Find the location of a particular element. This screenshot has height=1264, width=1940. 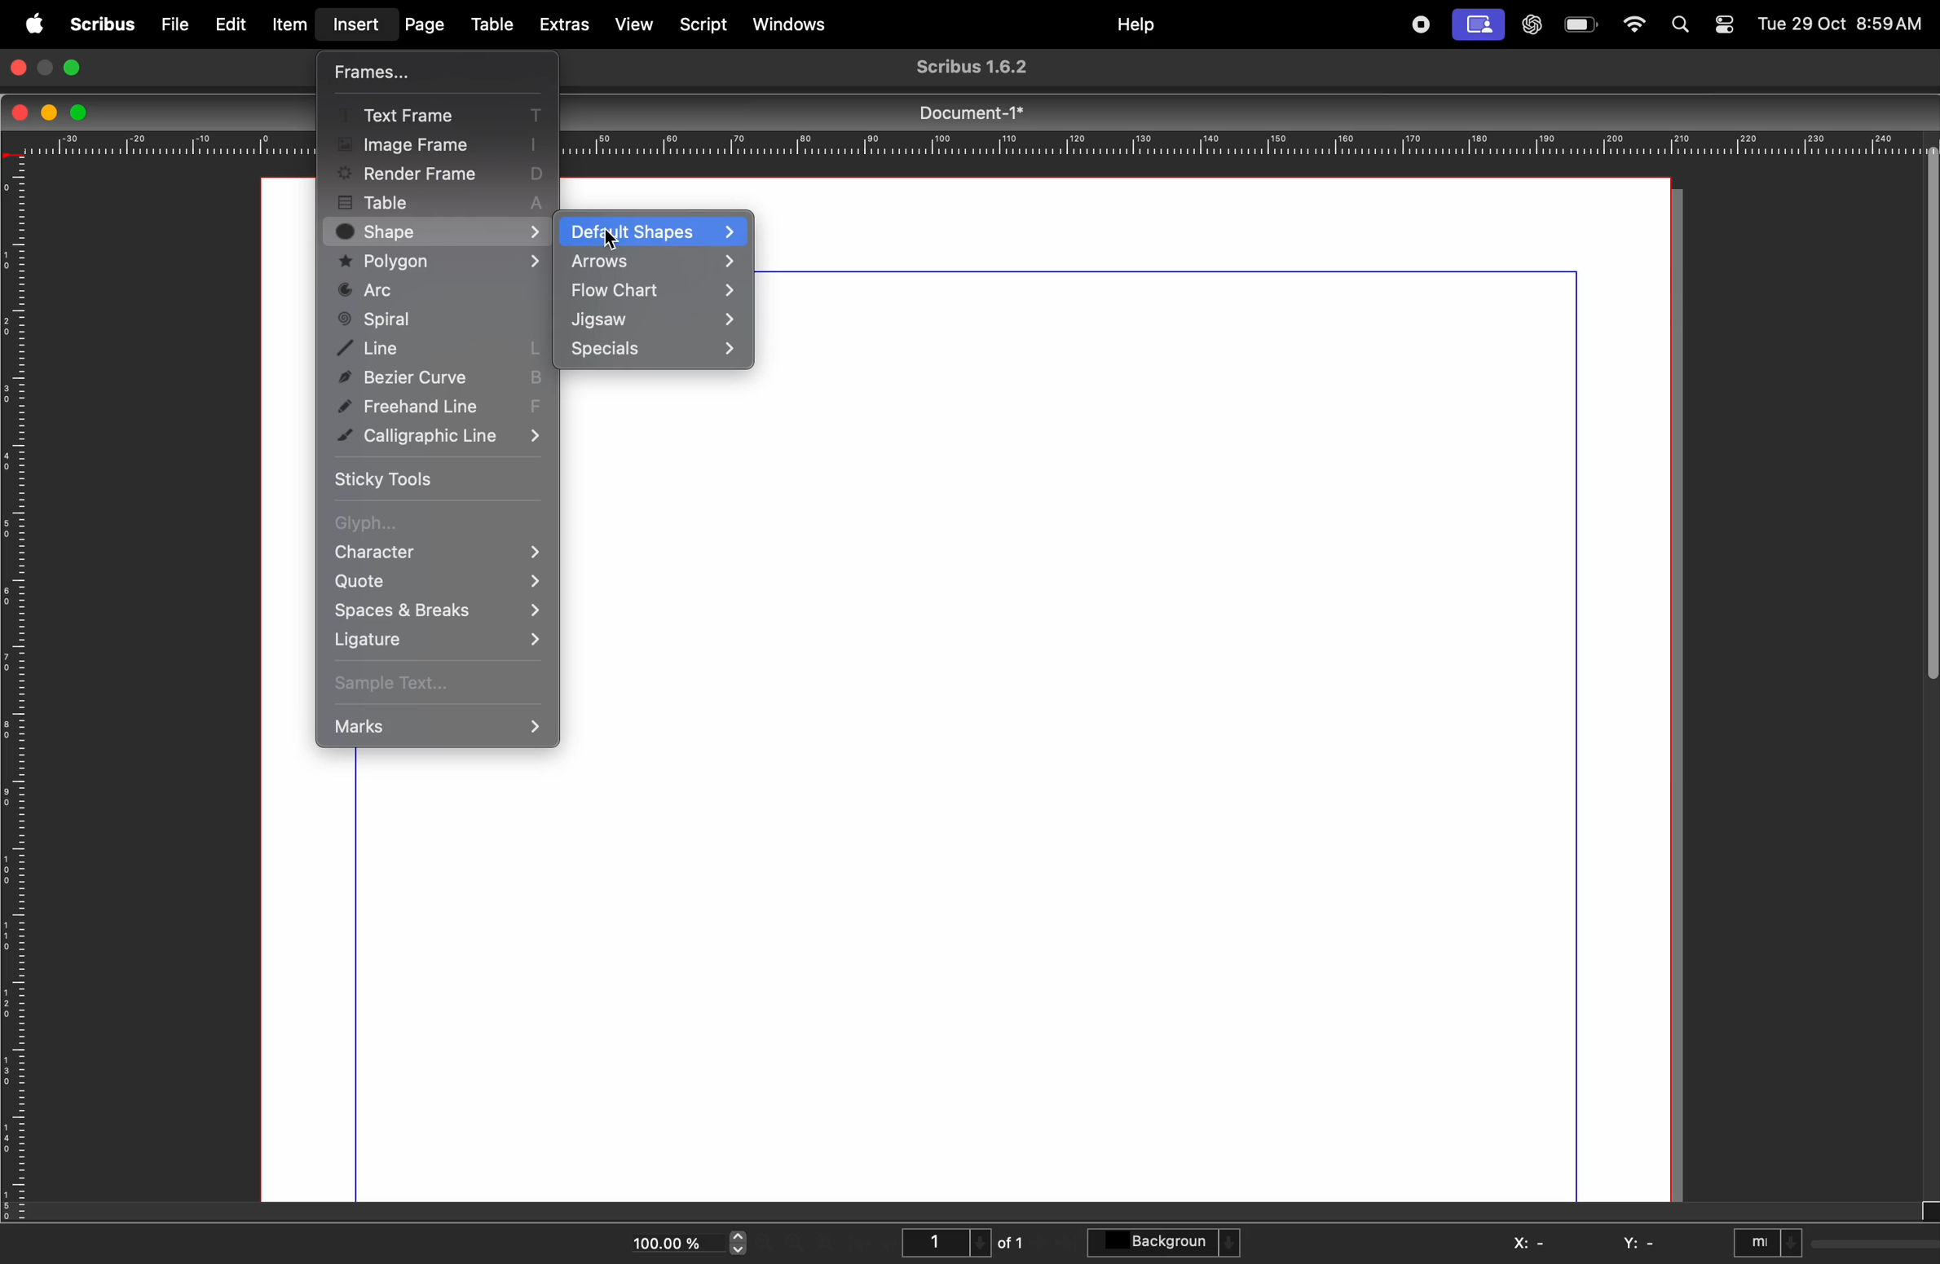

y: - is located at coordinates (1641, 1244).